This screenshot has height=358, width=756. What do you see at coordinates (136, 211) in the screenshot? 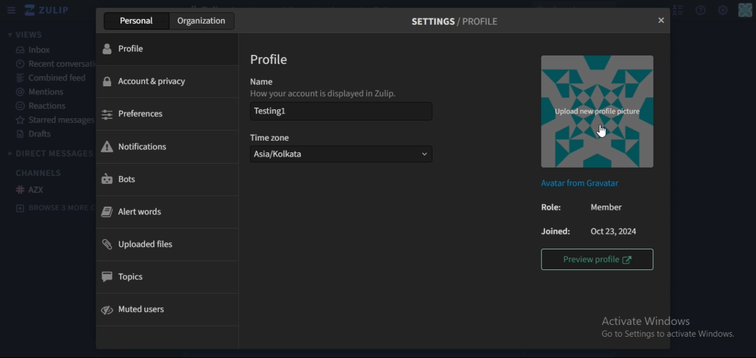
I see `alert words` at bounding box center [136, 211].